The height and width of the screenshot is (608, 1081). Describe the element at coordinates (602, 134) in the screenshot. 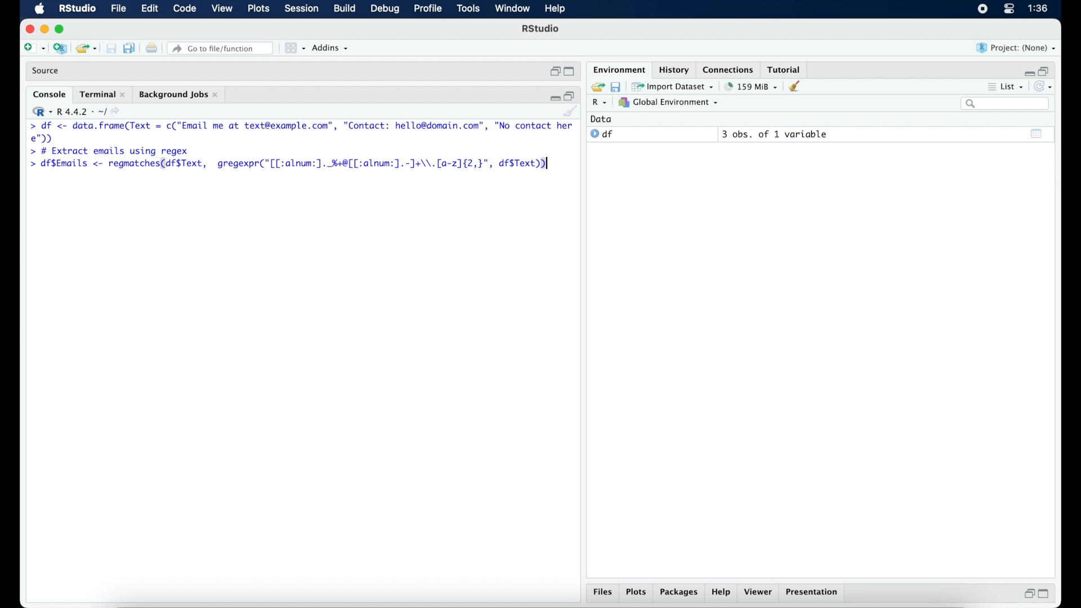

I see `df` at that location.